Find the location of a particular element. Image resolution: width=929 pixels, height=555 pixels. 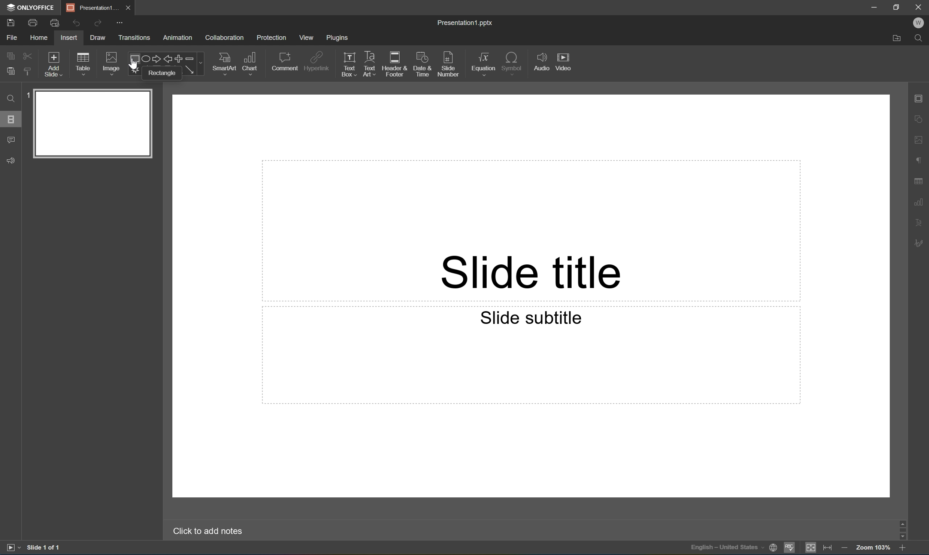

Select slide size is located at coordinates (418, 71).